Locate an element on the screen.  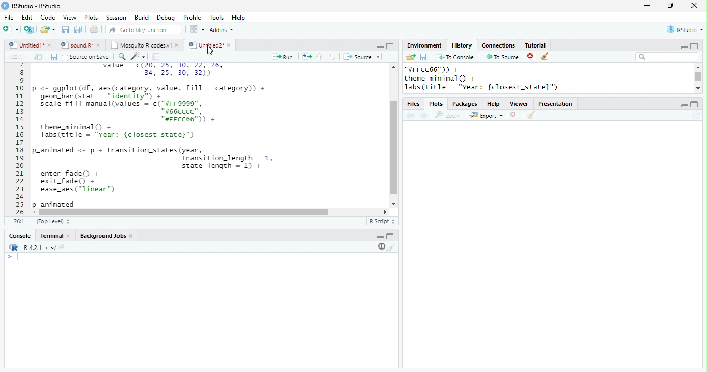
Profile is located at coordinates (193, 18).